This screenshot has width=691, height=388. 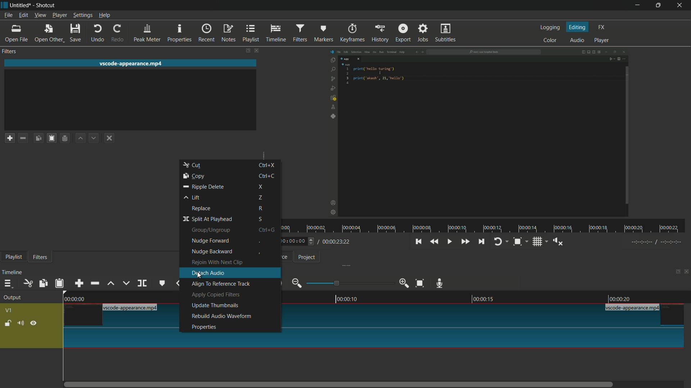 I want to click on properties, so click(x=180, y=33).